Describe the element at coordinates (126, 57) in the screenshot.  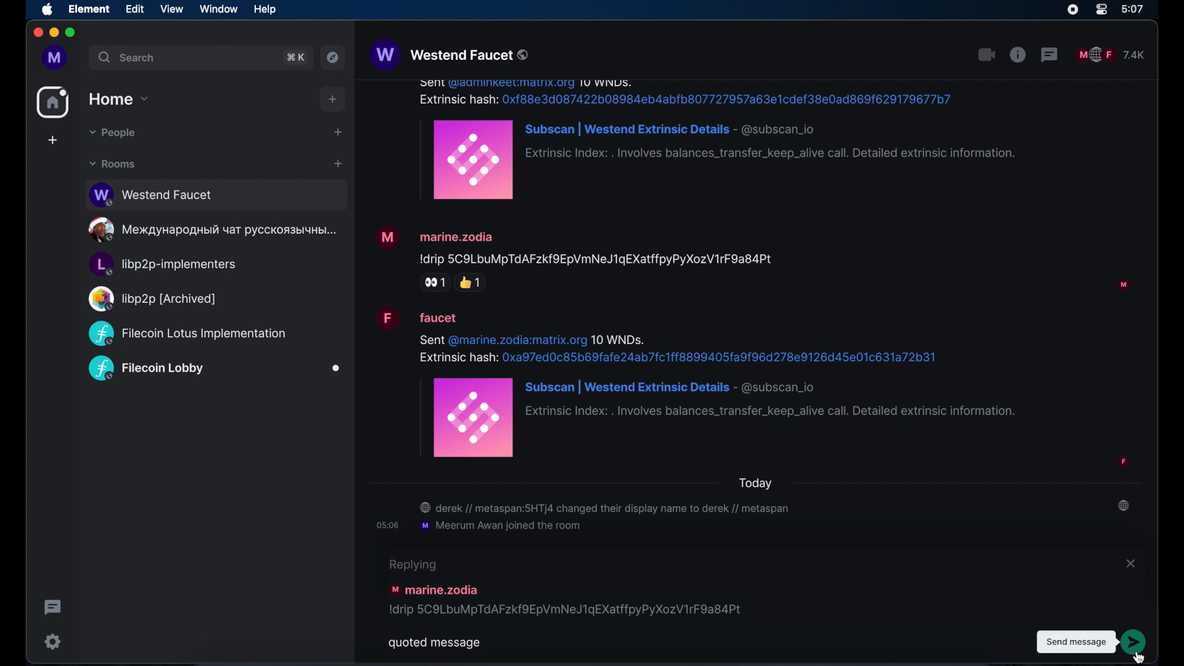
I see `search` at that location.